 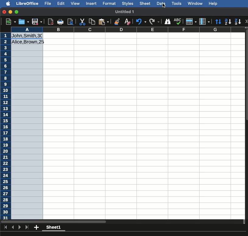 What do you see at coordinates (13, 227) in the screenshot?
I see `Previous sheet` at bounding box center [13, 227].